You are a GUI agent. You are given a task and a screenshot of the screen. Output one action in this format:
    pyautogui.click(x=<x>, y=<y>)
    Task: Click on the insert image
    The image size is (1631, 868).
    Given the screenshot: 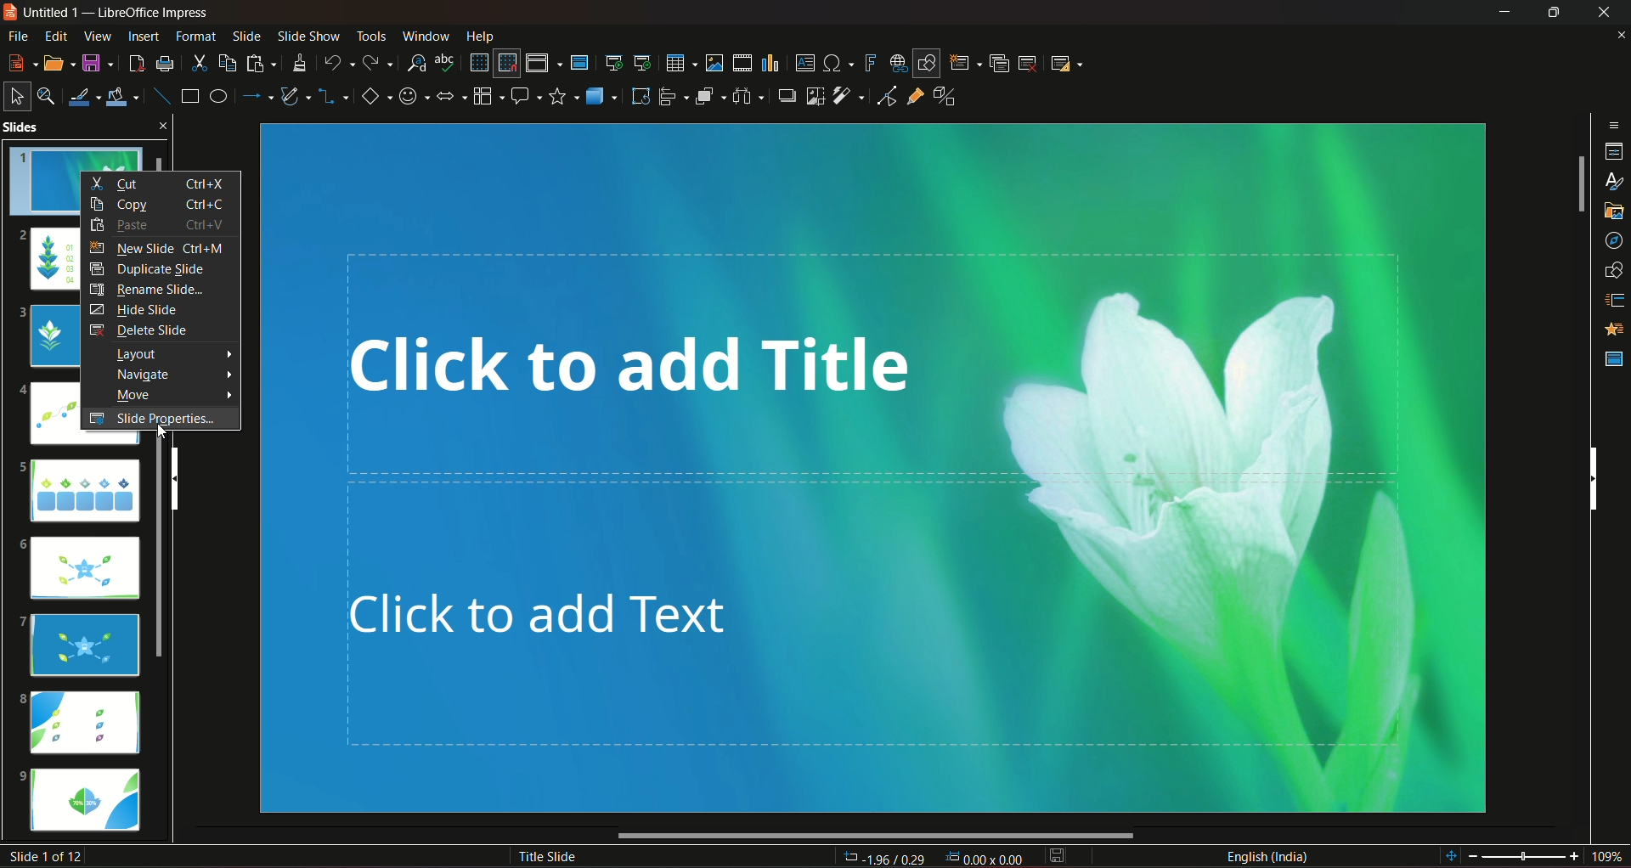 What is the action you would take?
    pyautogui.click(x=713, y=63)
    